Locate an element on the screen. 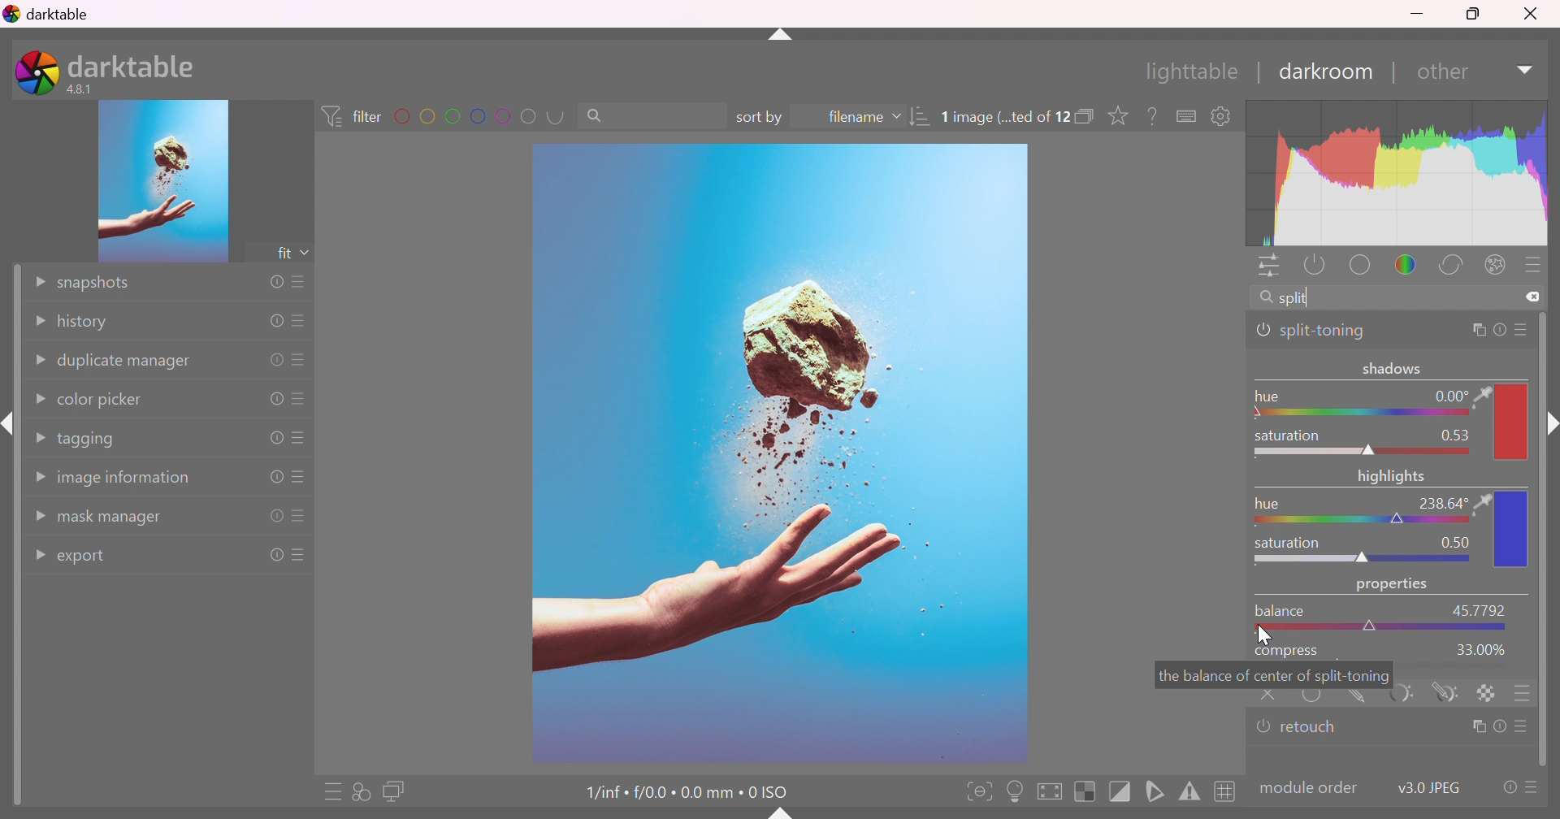 Image resolution: width=1560 pixels, height=819 pixels. presets is located at coordinates (303, 398).